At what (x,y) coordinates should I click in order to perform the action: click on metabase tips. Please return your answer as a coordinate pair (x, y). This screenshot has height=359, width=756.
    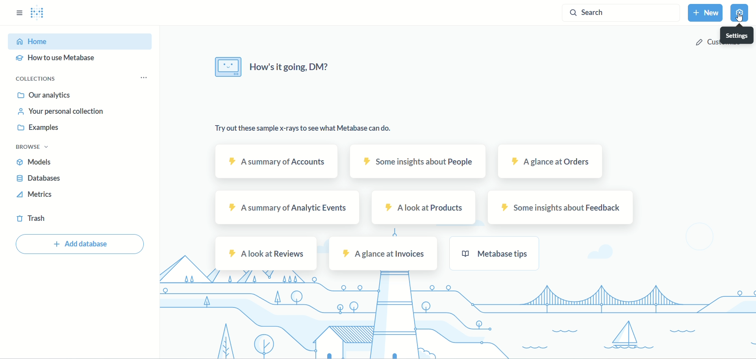
    Looking at the image, I should click on (495, 255).